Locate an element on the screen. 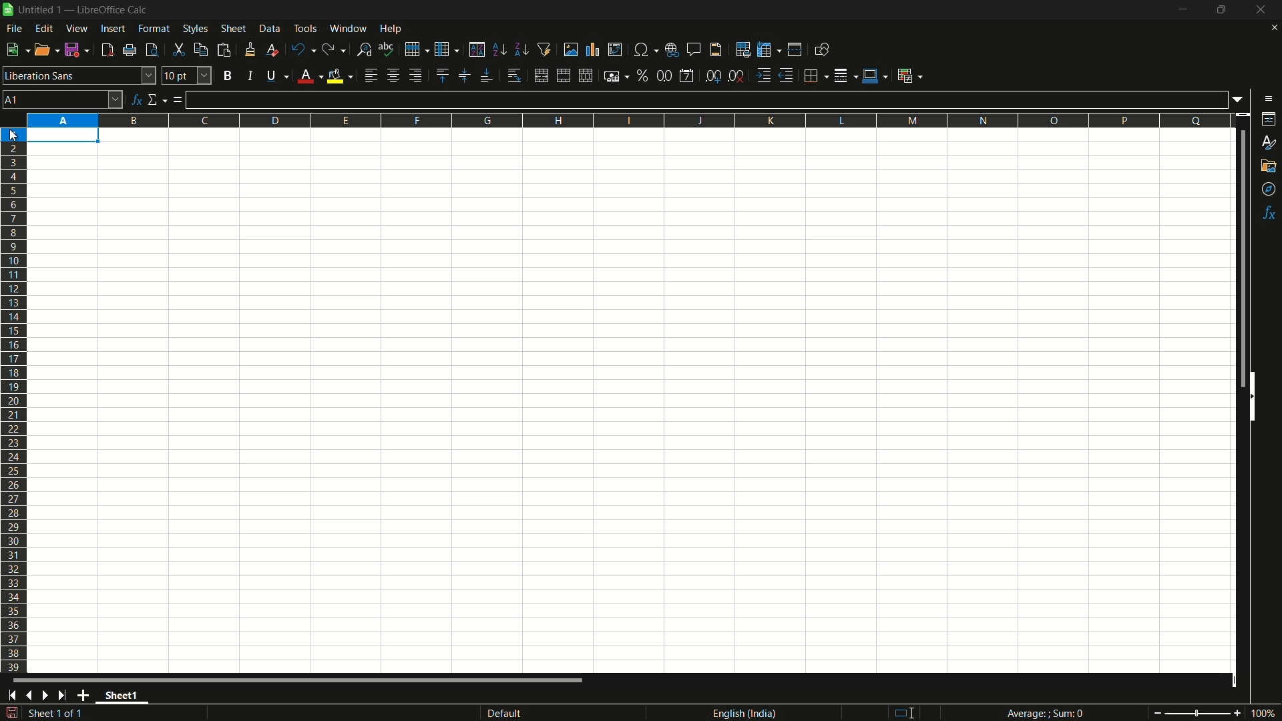  maximize or restore is located at coordinates (1221, 10).